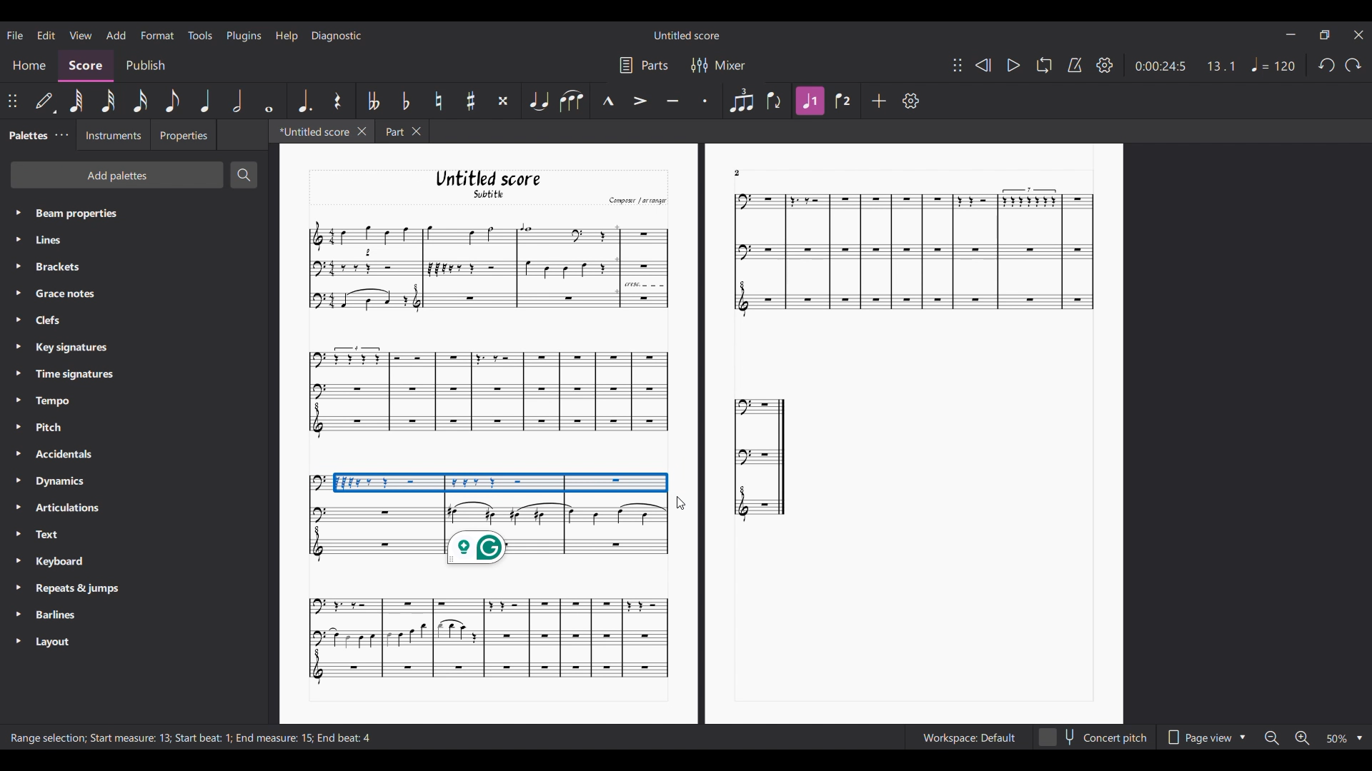 The height and width of the screenshot is (771, 1372). Describe the element at coordinates (1075, 65) in the screenshot. I see `Metronome` at that location.